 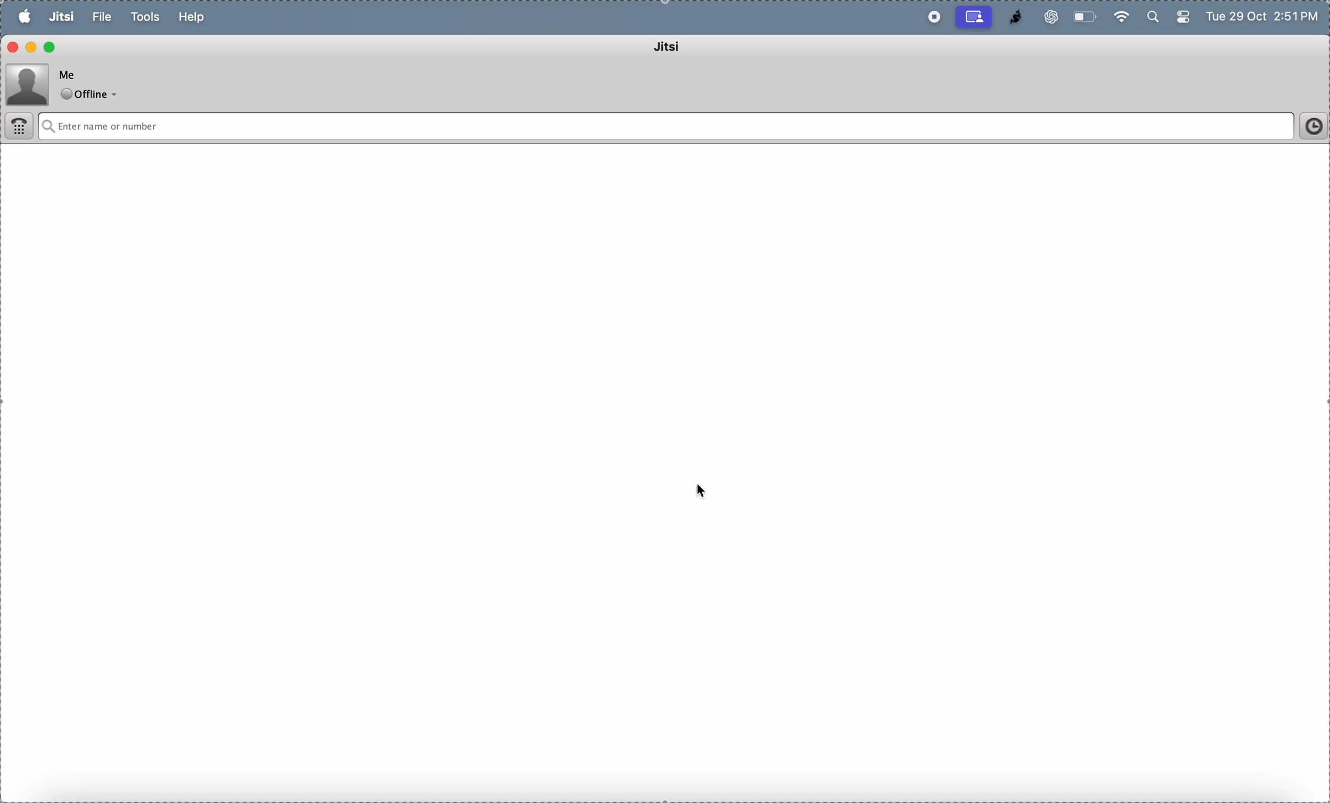 What do you see at coordinates (1182, 19) in the screenshot?
I see `battery` at bounding box center [1182, 19].